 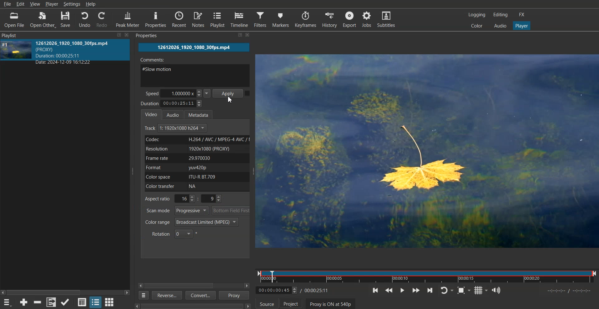 I want to click on View, so click(x=36, y=4).